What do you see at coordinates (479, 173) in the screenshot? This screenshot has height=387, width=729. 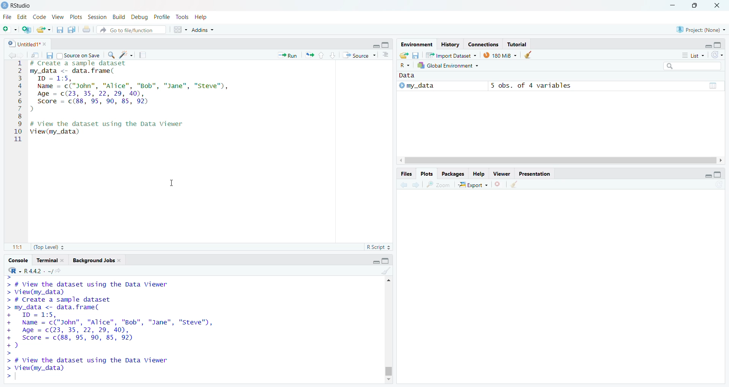 I see `Help` at bounding box center [479, 173].